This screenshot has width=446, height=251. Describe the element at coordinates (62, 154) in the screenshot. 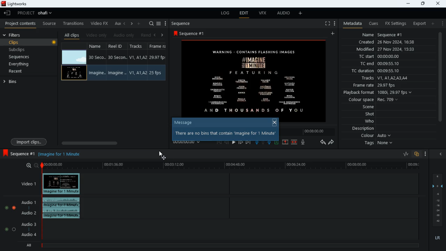

I see `Imagine for 1 Minute` at that location.